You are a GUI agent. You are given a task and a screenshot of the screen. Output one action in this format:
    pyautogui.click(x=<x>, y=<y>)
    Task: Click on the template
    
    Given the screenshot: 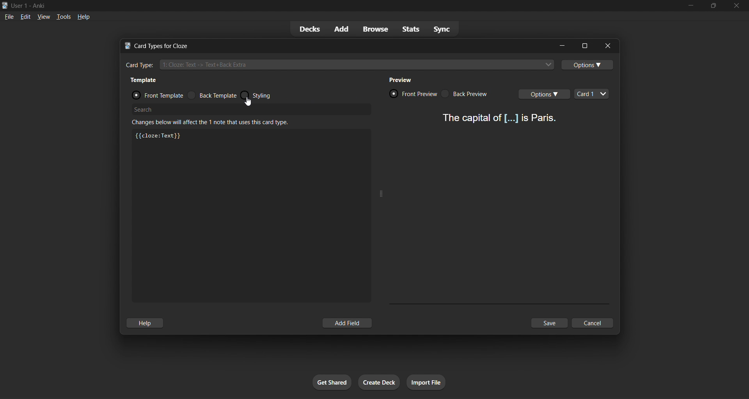 What is the action you would take?
    pyautogui.click(x=147, y=80)
    